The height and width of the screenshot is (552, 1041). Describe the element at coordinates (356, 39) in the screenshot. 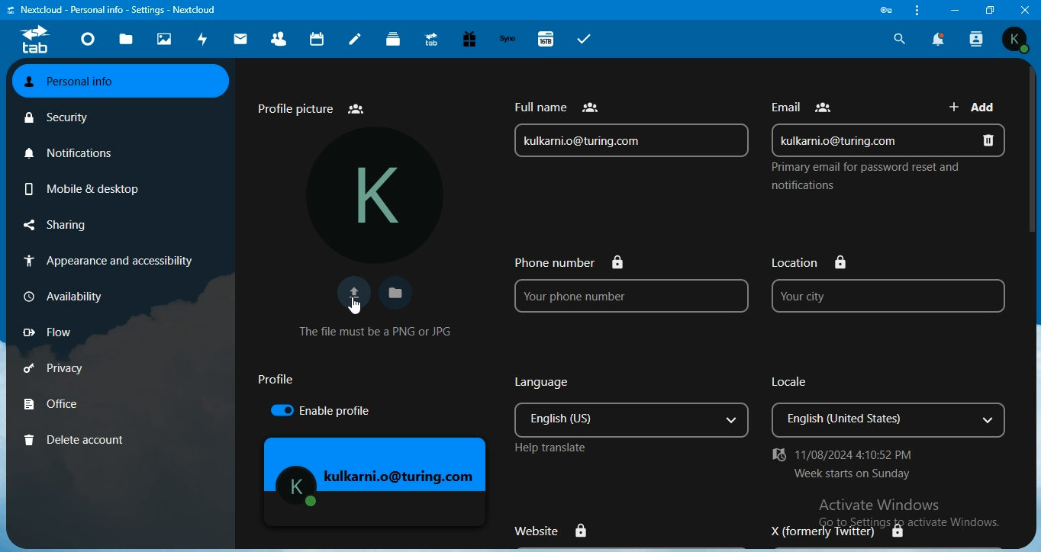

I see `notes` at that location.